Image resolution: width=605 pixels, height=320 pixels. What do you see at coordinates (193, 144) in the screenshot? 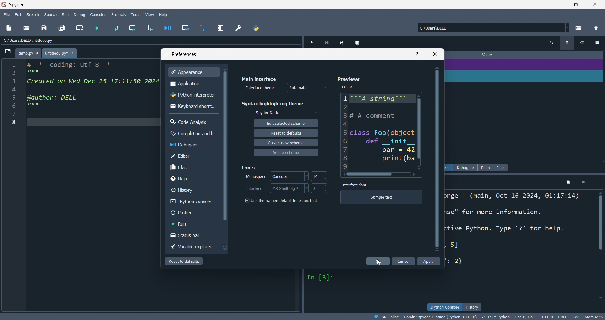
I see `debugger` at bounding box center [193, 144].